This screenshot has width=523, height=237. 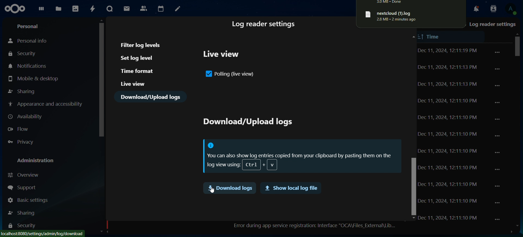 I want to click on ..., so click(x=498, y=152).